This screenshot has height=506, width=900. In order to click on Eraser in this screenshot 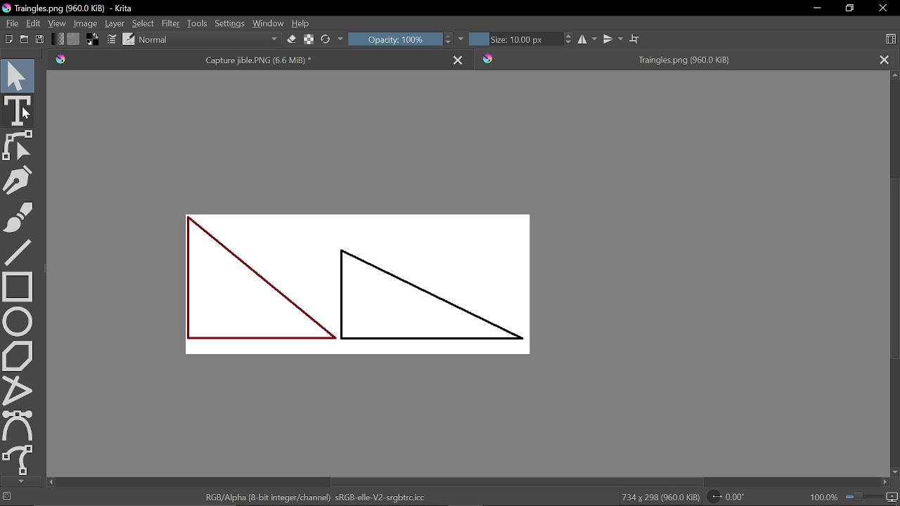, I will do `click(290, 40)`.